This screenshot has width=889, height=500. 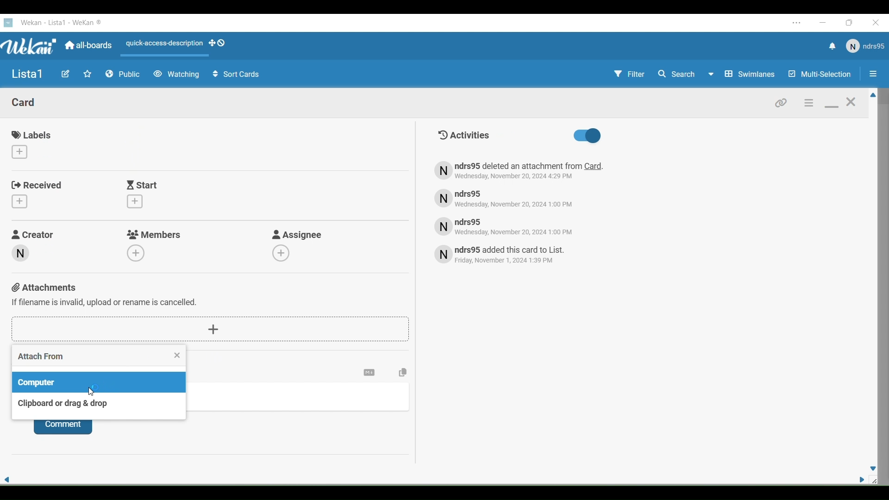 I want to click on Swimlines, so click(x=751, y=74).